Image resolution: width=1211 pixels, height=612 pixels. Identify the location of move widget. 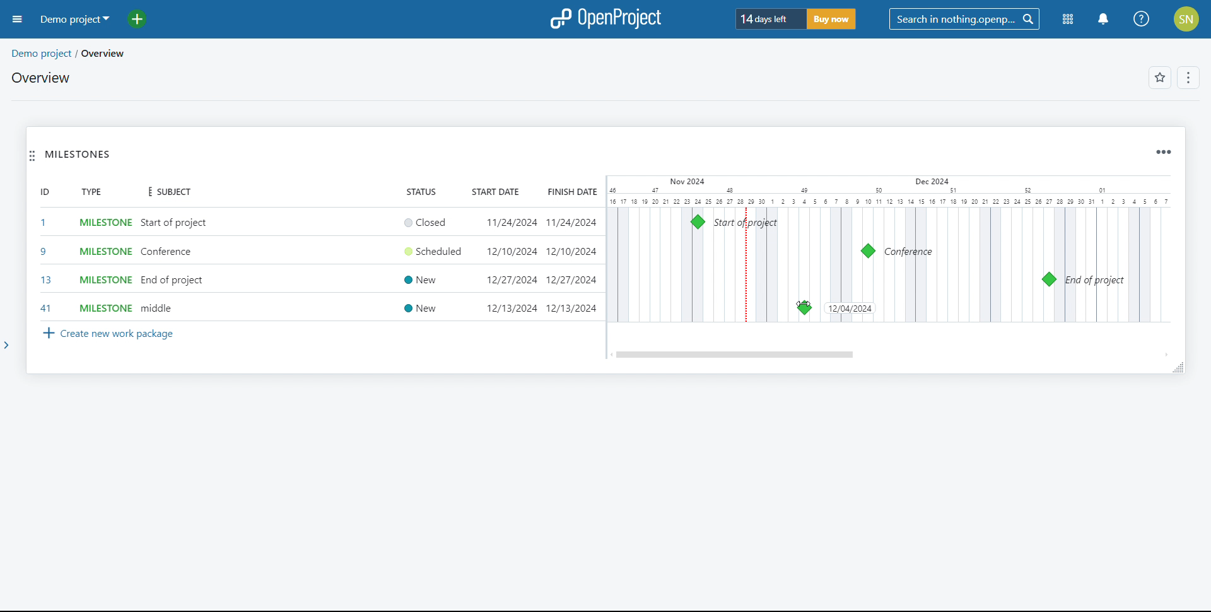
(32, 155).